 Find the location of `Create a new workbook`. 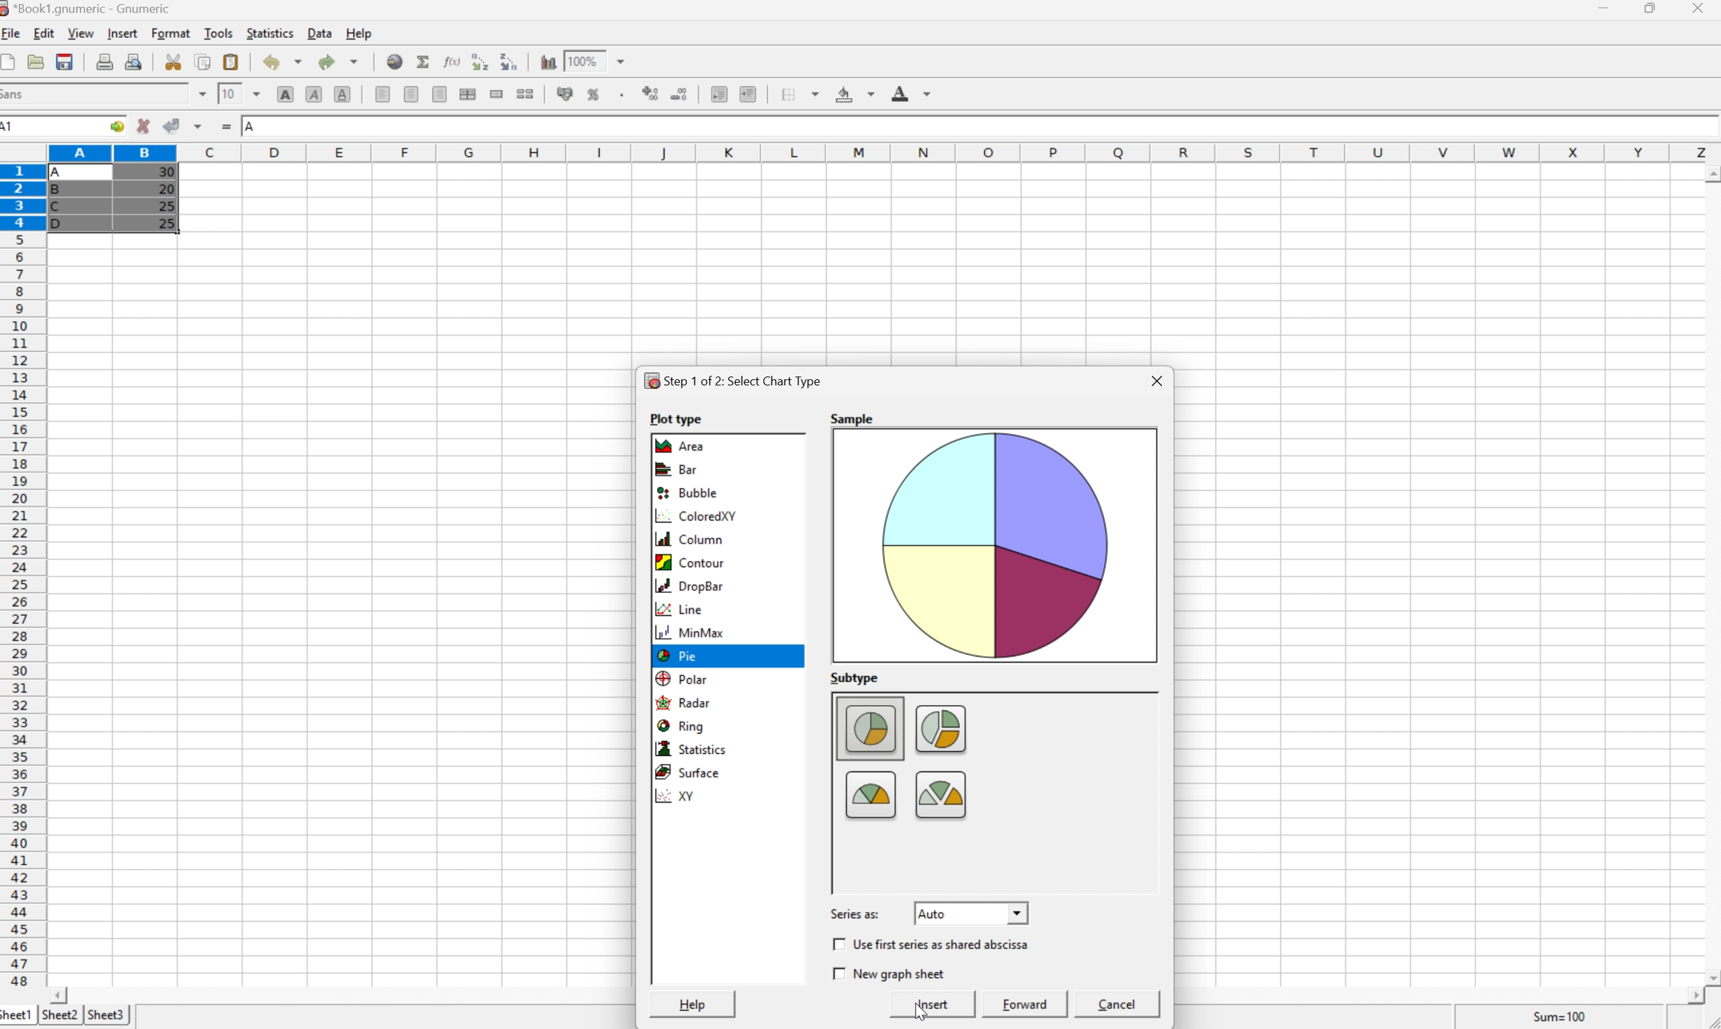

Create a new workbook is located at coordinates (11, 61).